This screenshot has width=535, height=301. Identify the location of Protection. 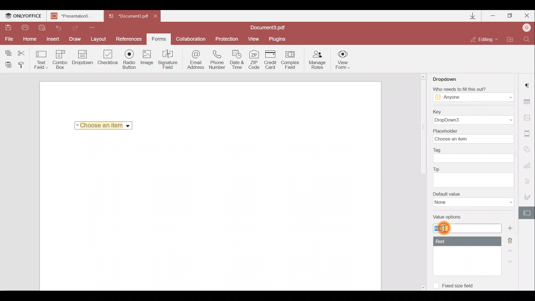
(225, 40).